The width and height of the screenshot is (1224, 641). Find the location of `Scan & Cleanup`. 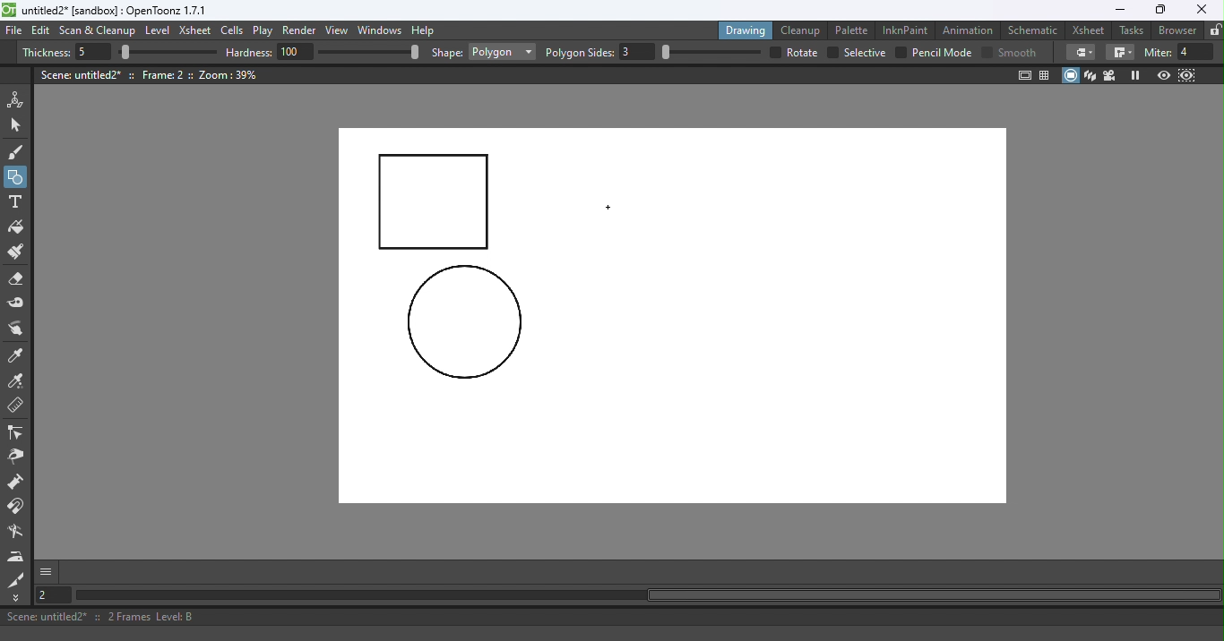

Scan & Cleanup is located at coordinates (98, 32).